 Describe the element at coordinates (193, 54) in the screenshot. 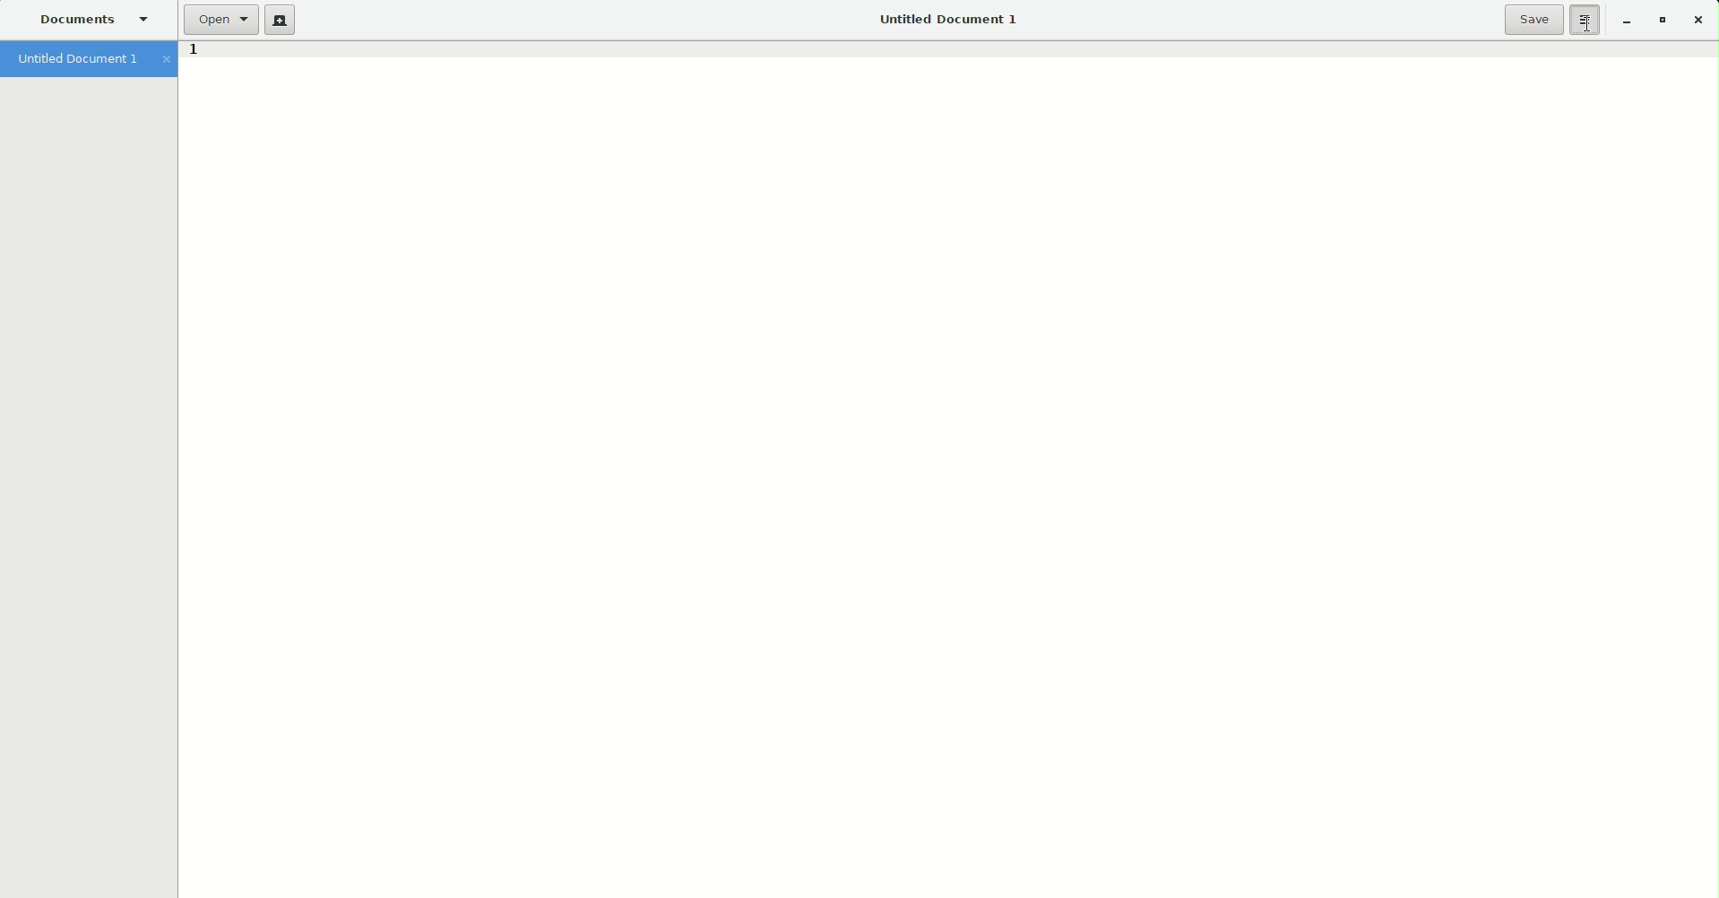

I see `1` at that location.